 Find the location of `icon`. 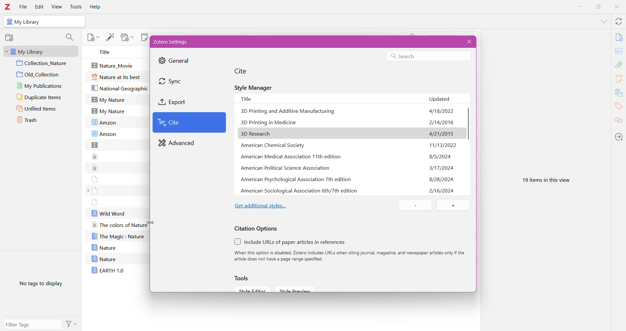

icon is located at coordinates (9, 22).